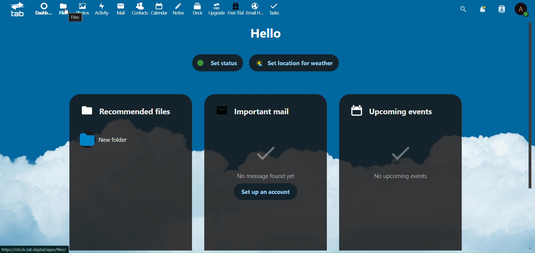 The image size is (535, 253). What do you see at coordinates (125, 110) in the screenshot?
I see `Recommended Files` at bounding box center [125, 110].